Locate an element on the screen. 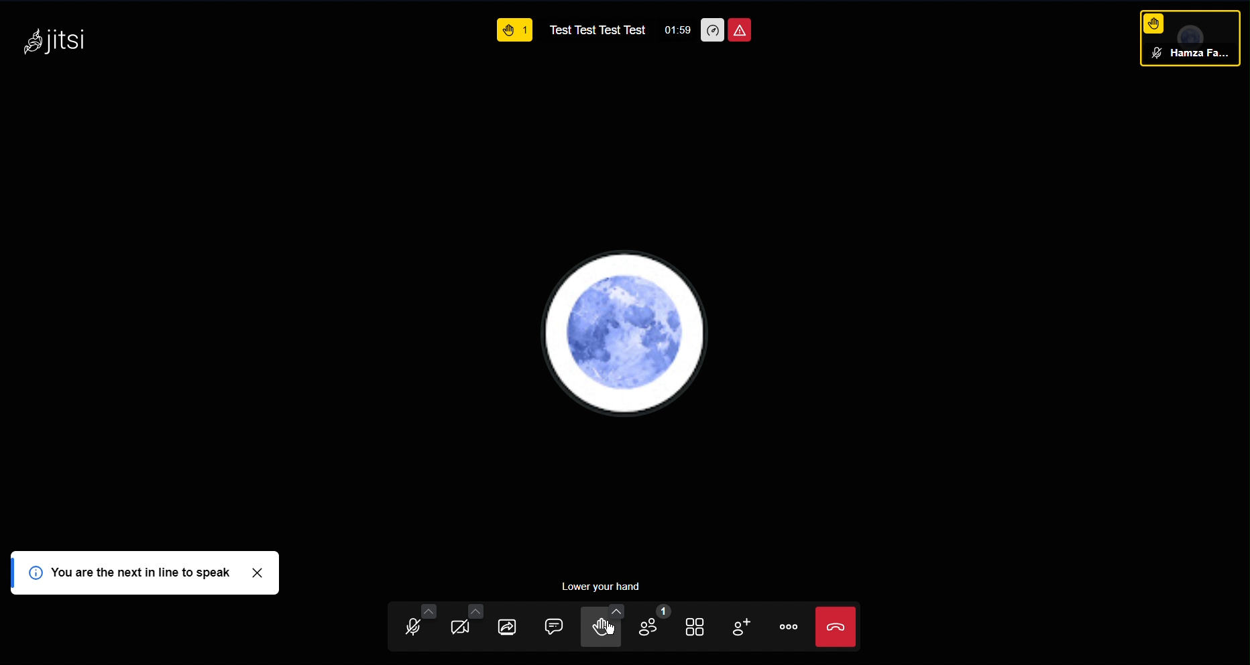 The height and width of the screenshot is (665, 1250). Member is located at coordinates (1194, 56).